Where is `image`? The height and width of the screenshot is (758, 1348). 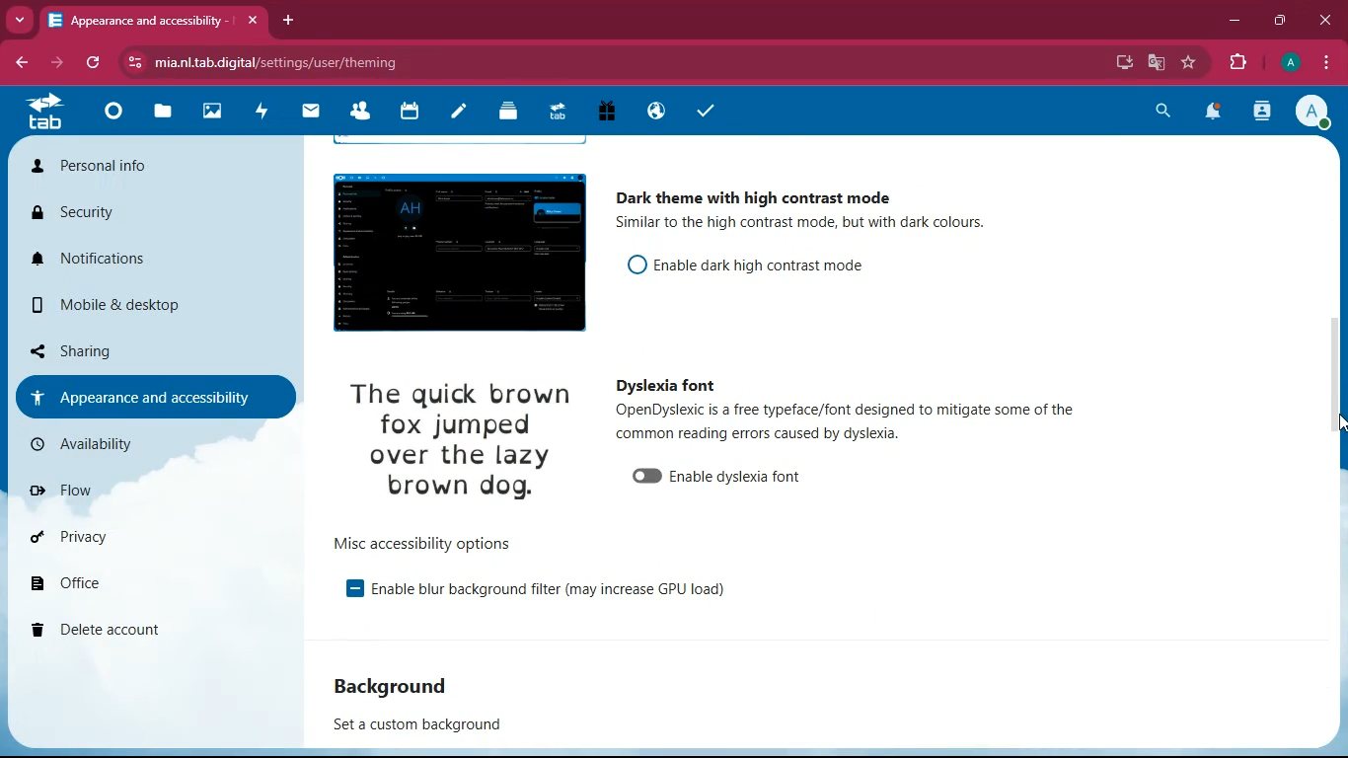
image is located at coordinates (455, 443).